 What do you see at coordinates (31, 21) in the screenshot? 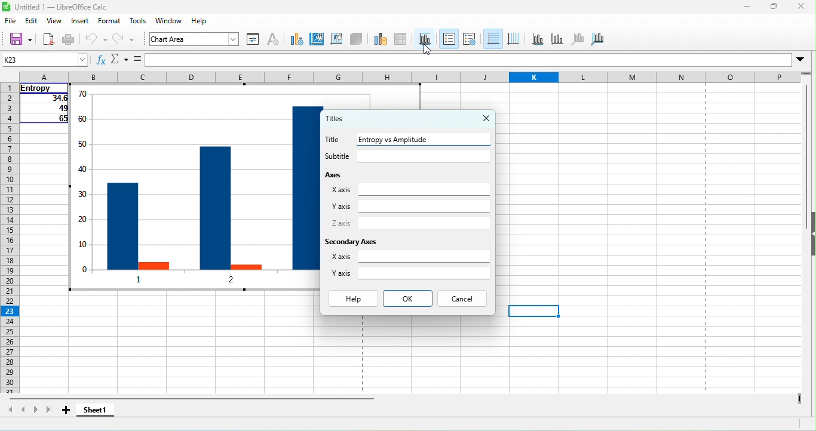
I see `edit` at bounding box center [31, 21].